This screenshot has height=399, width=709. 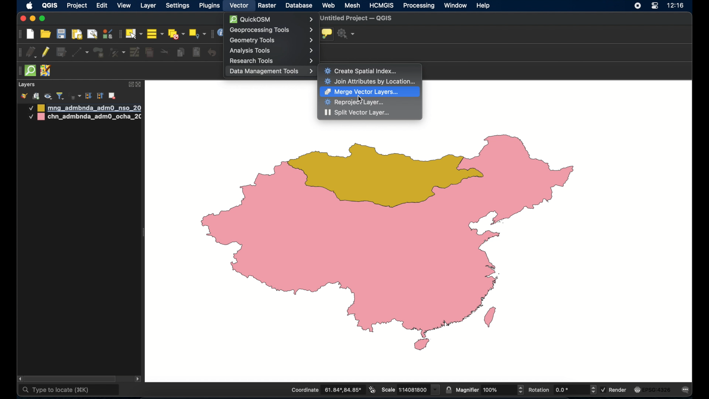 What do you see at coordinates (20, 379) in the screenshot?
I see `scroll left` at bounding box center [20, 379].